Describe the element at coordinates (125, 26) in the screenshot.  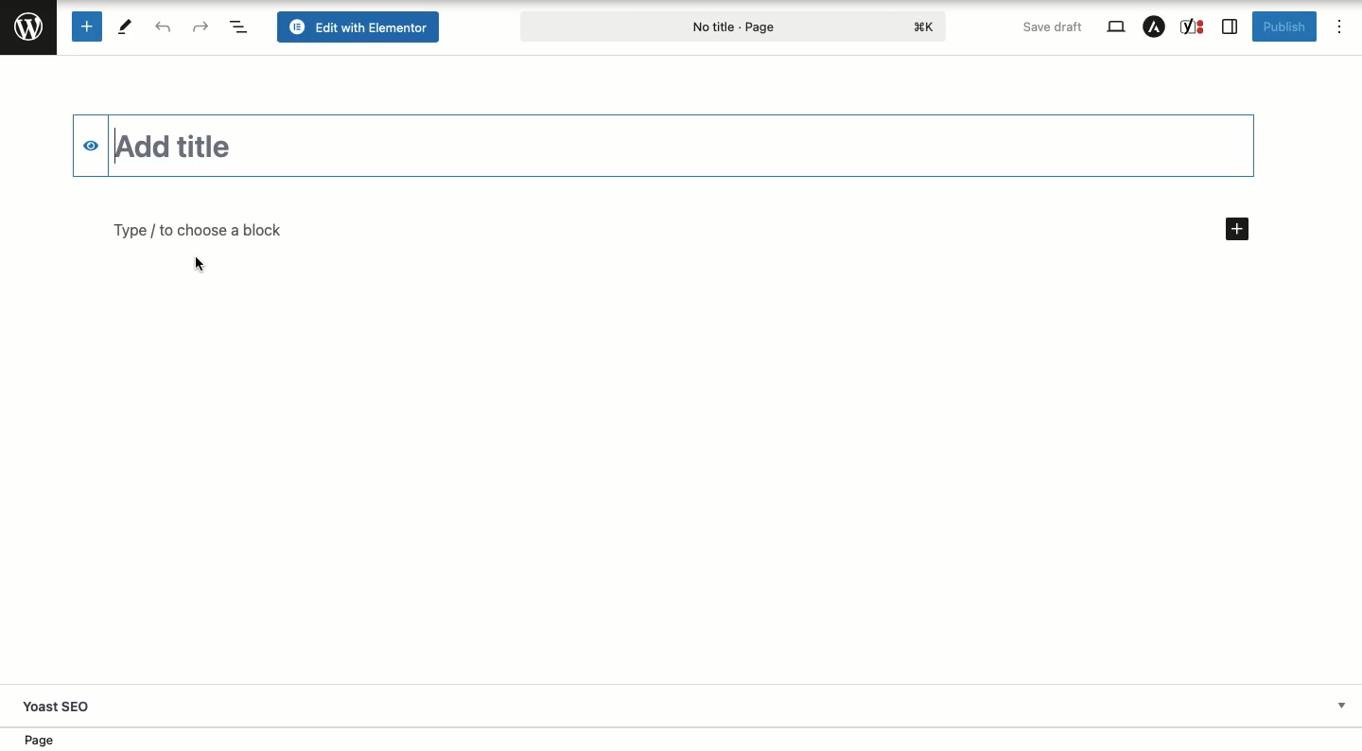
I see `Tools` at that location.